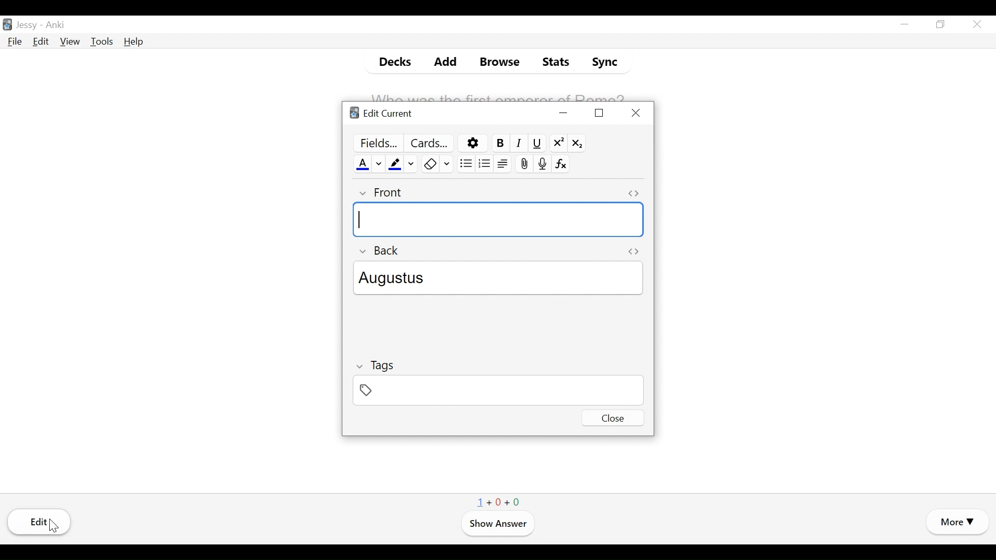  I want to click on Edit, so click(41, 41).